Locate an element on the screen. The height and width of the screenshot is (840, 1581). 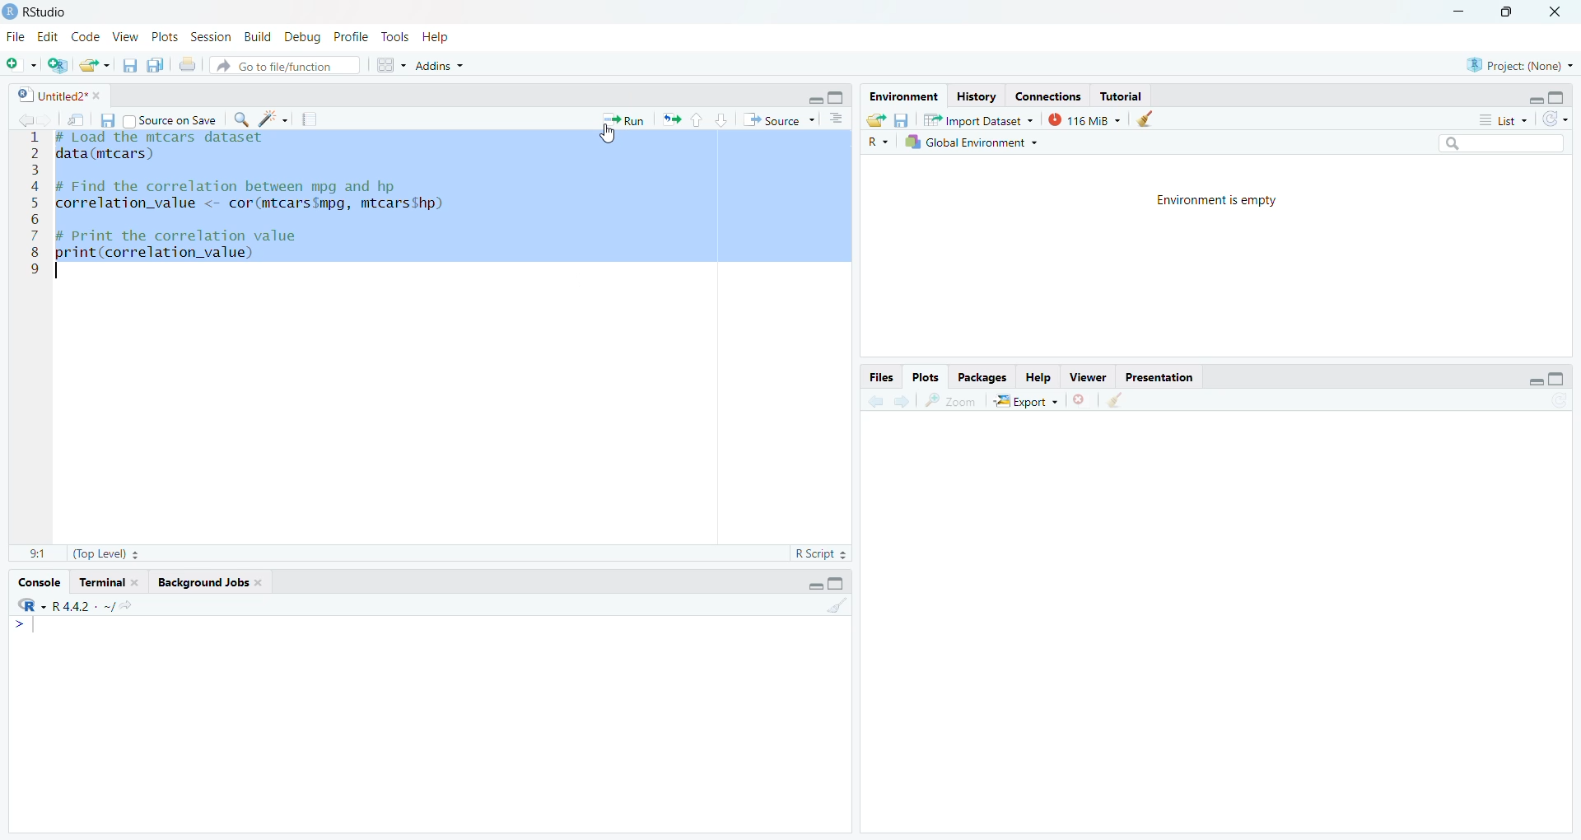
Go to previous section/chunk (Ctrl + PgUp) is located at coordinates (699, 117).